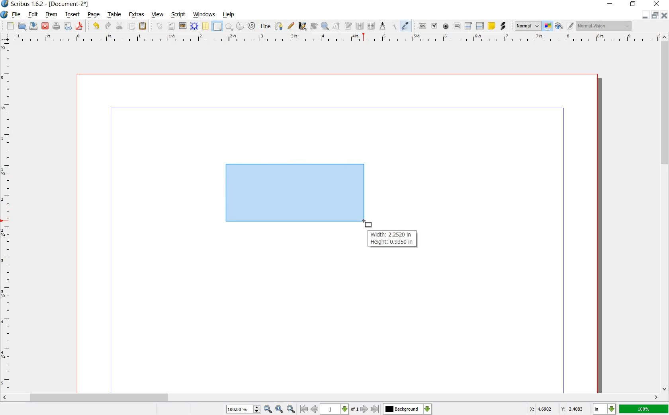 The width and height of the screenshot is (669, 415). Describe the element at coordinates (33, 26) in the screenshot. I see `SAVE` at that location.